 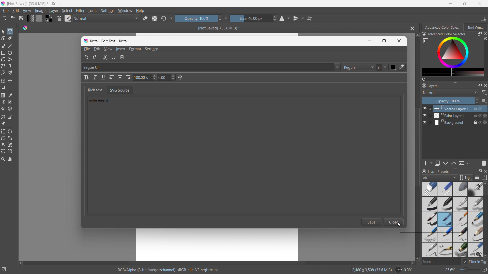 I want to click on Edit, so click(x=97, y=49).